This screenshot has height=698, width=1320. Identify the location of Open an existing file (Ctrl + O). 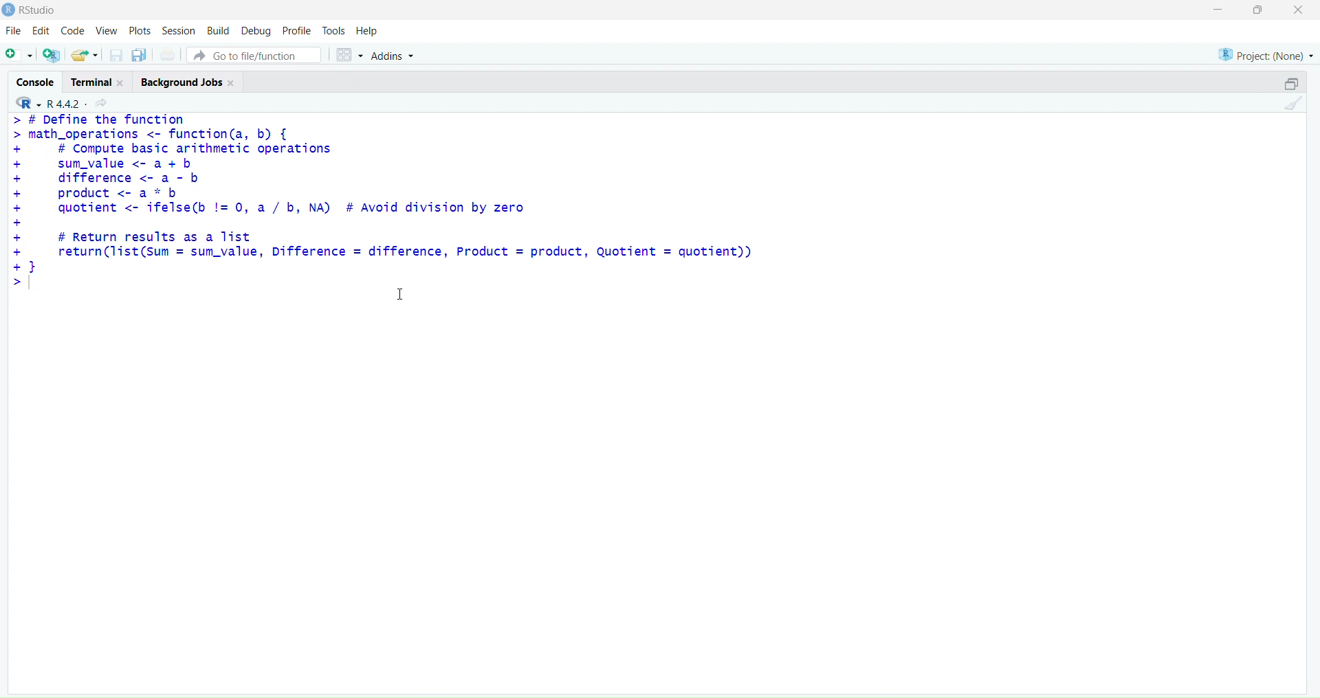
(84, 55).